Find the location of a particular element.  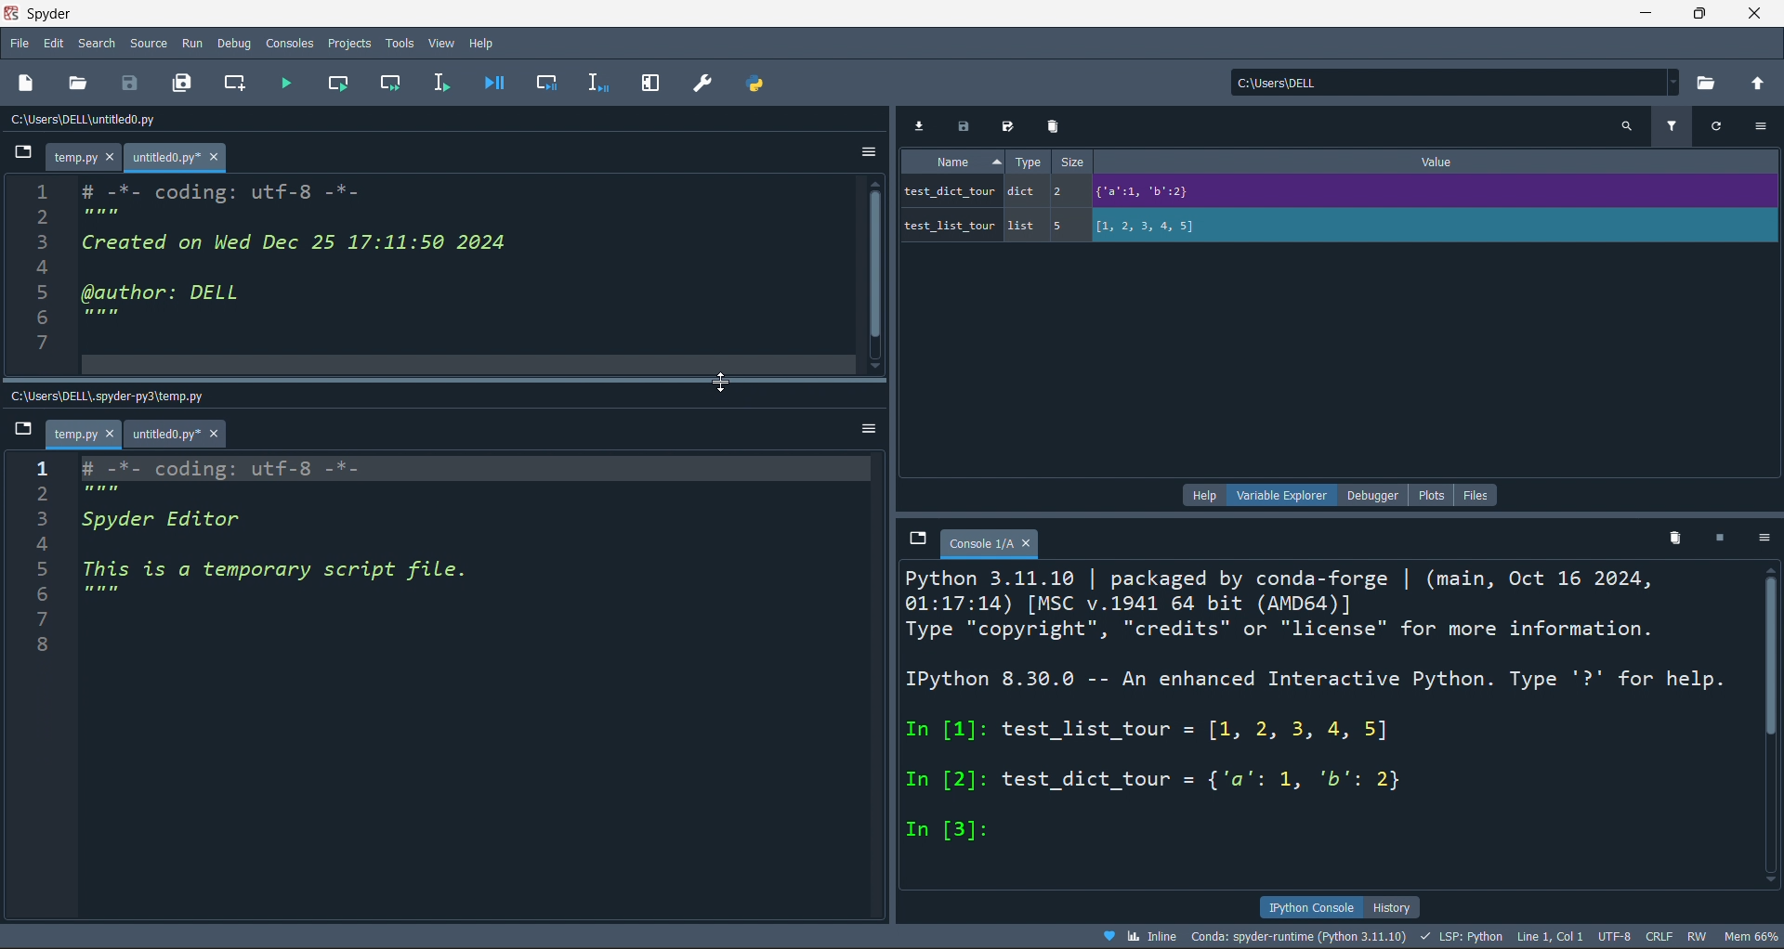

minimize is located at coordinates (1643, 14).